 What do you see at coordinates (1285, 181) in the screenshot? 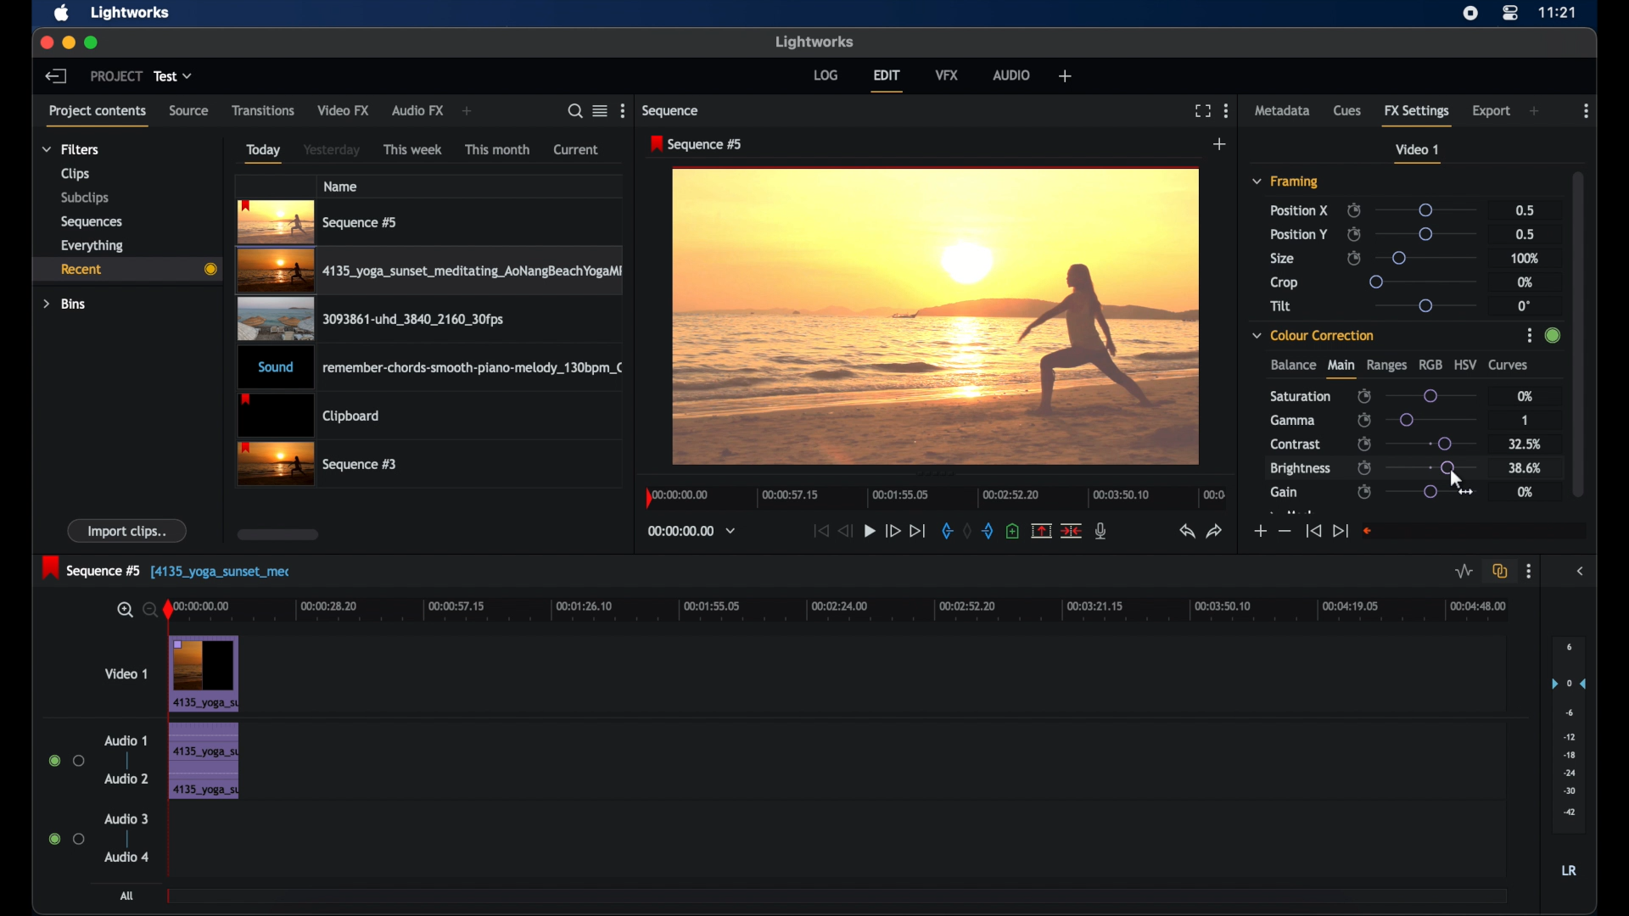
I see `framing` at bounding box center [1285, 181].